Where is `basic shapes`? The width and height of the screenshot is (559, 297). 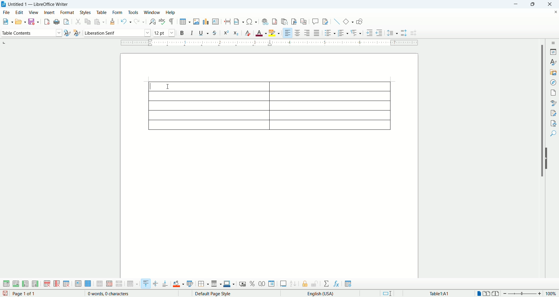 basic shapes is located at coordinates (348, 21).